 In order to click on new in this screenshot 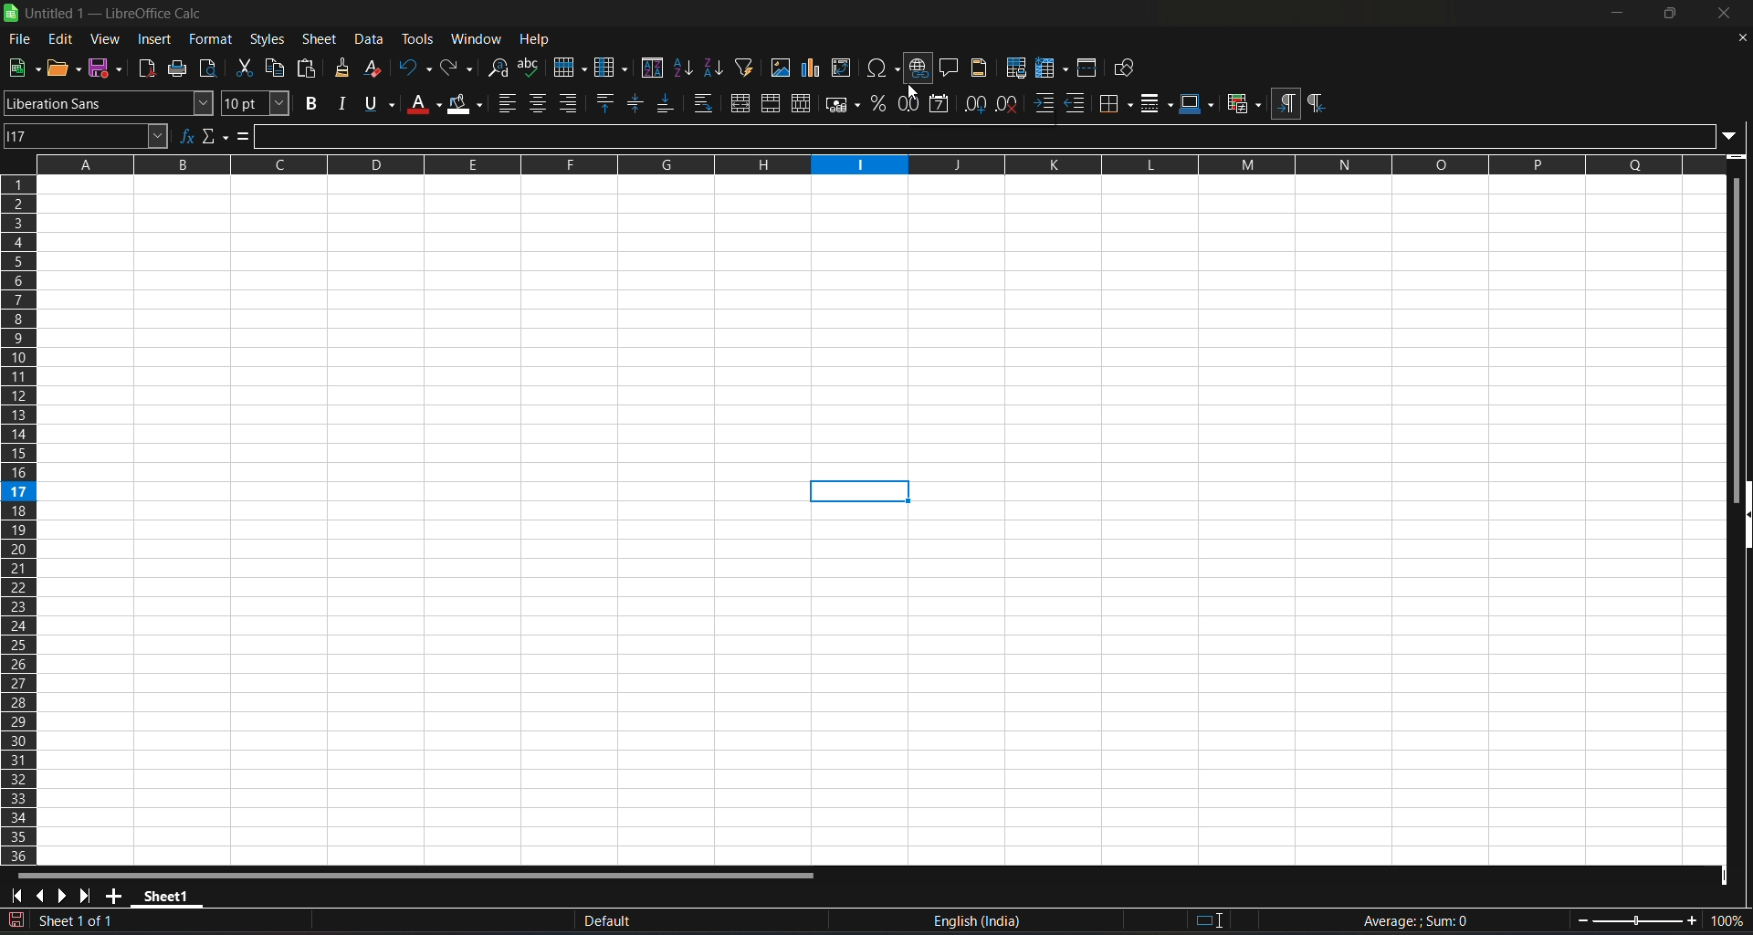, I will do `click(65, 68)`.